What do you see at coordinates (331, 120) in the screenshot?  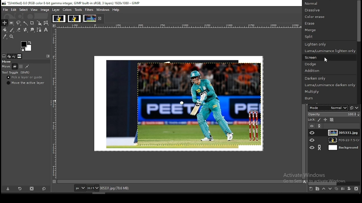 I see `lock alpha channel` at bounding box center [331, 120].